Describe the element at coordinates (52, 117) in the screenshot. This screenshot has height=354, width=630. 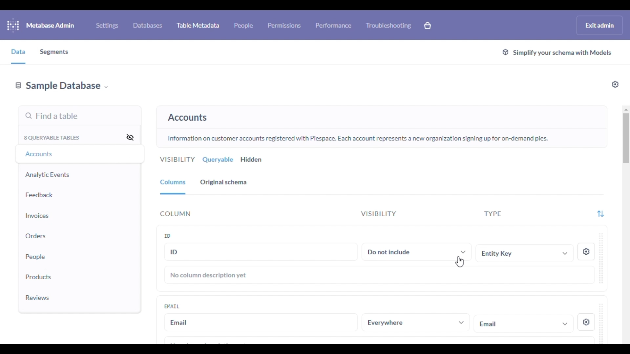
I see `find a table` at that location.